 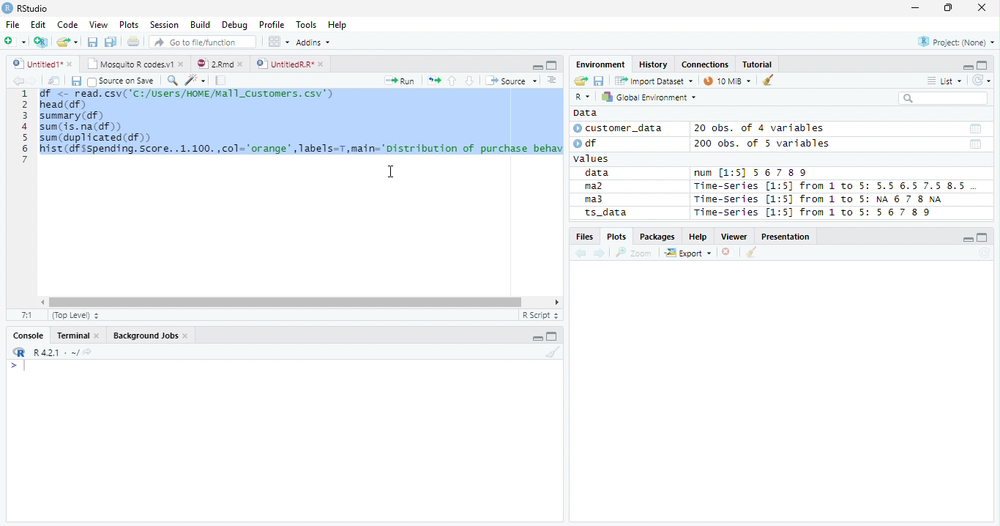 I want to click on Run, so click(x=401, y=81).